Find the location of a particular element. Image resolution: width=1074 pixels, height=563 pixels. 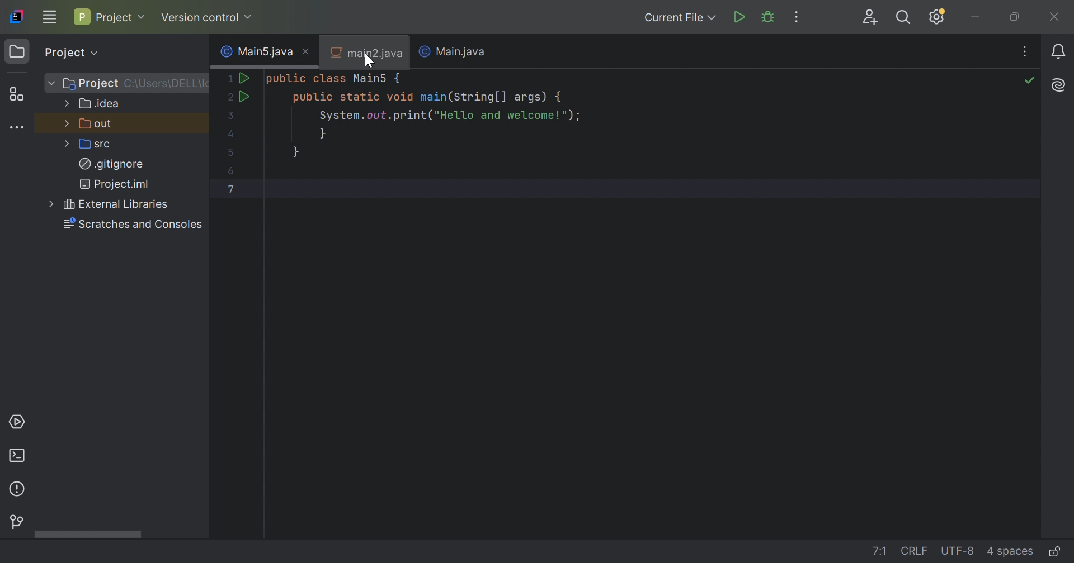

6 is located at coordinates (232, 171).